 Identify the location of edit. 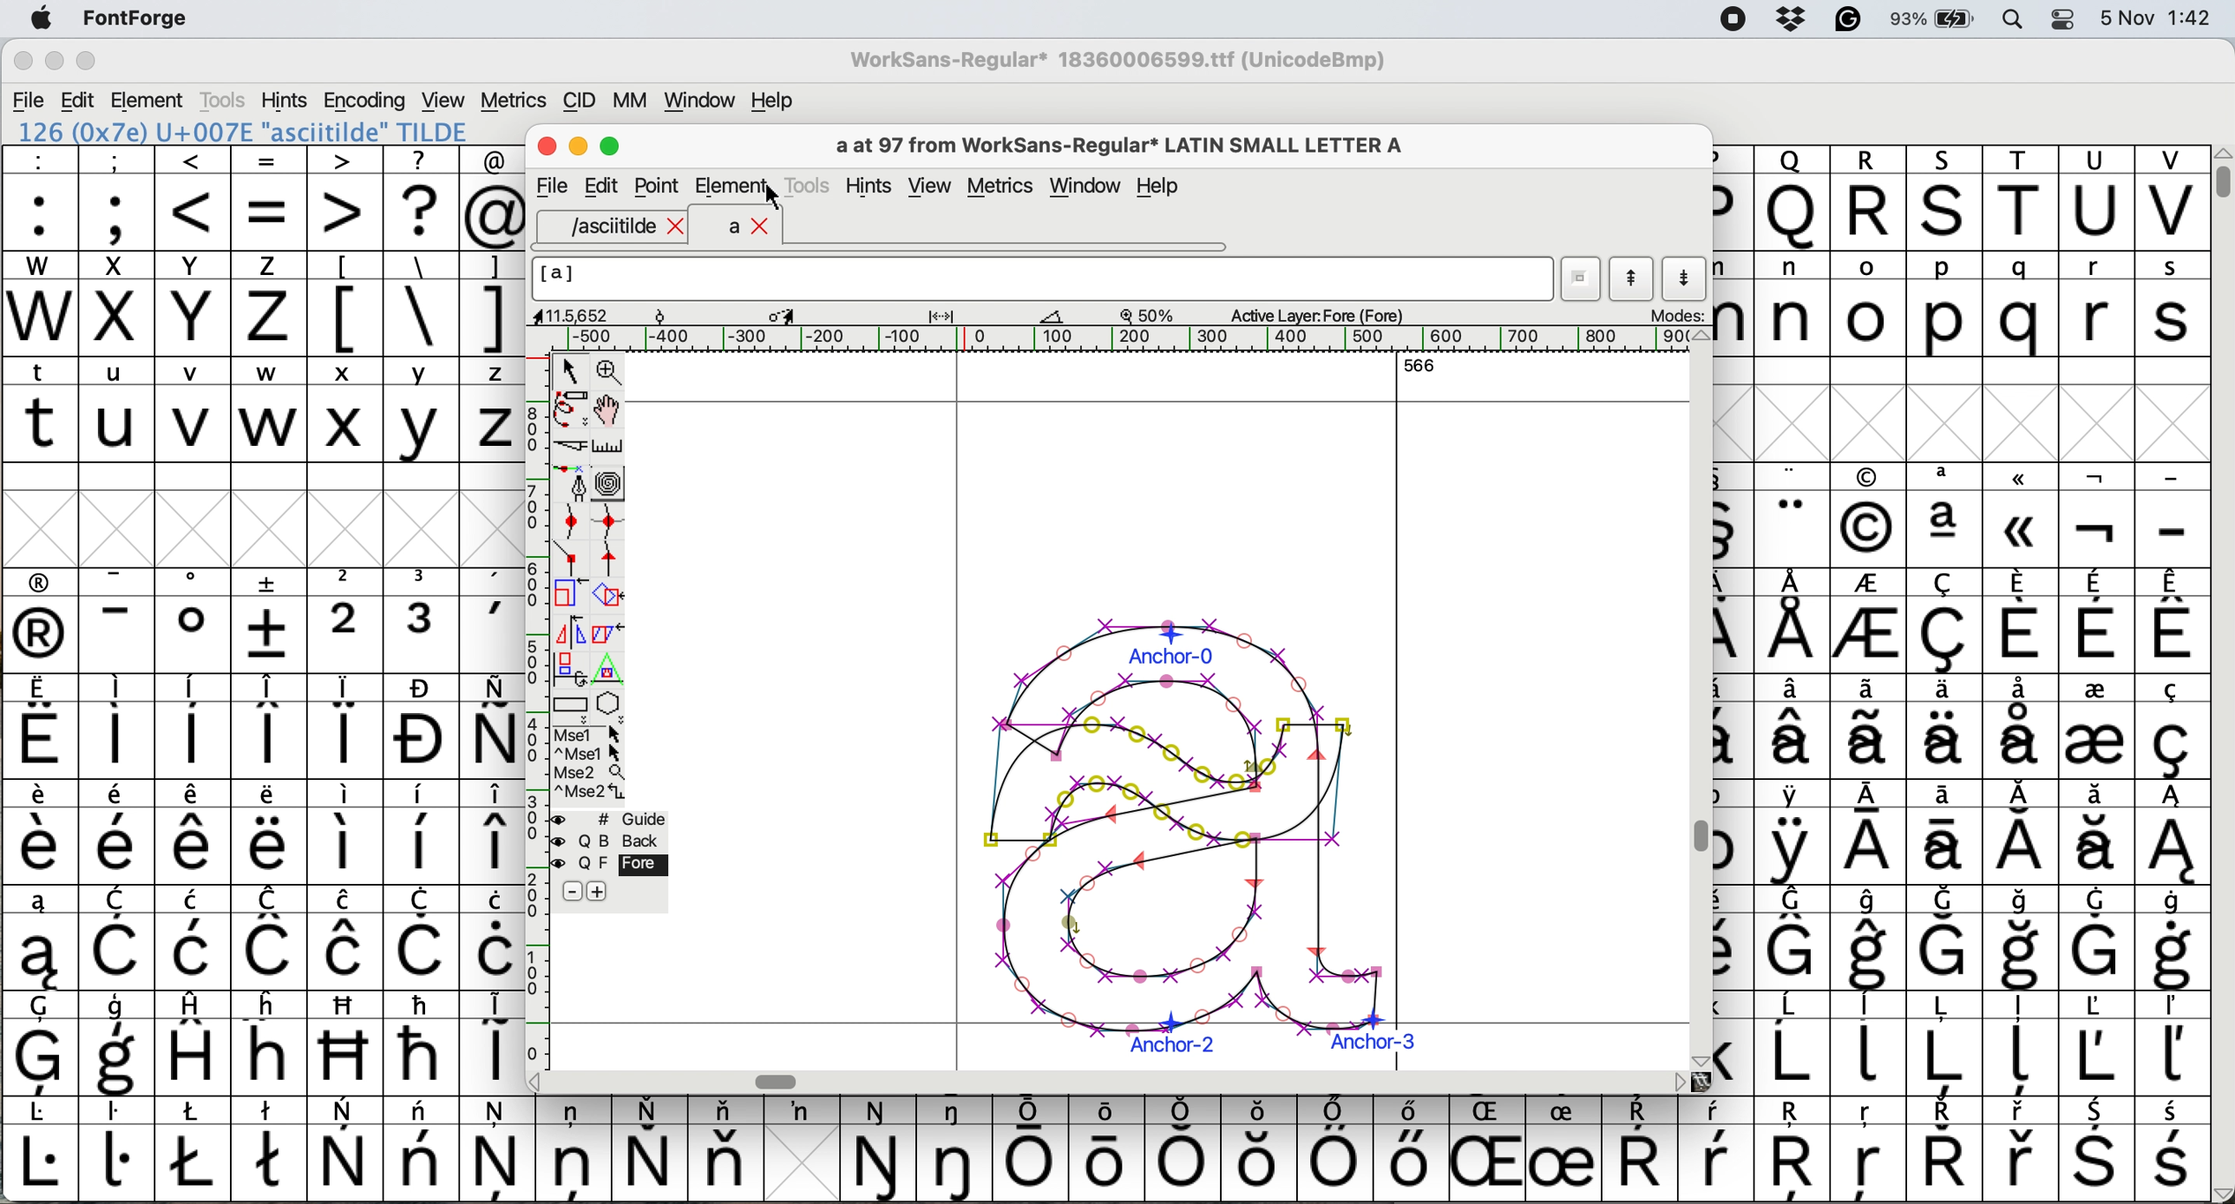
(80, 101).